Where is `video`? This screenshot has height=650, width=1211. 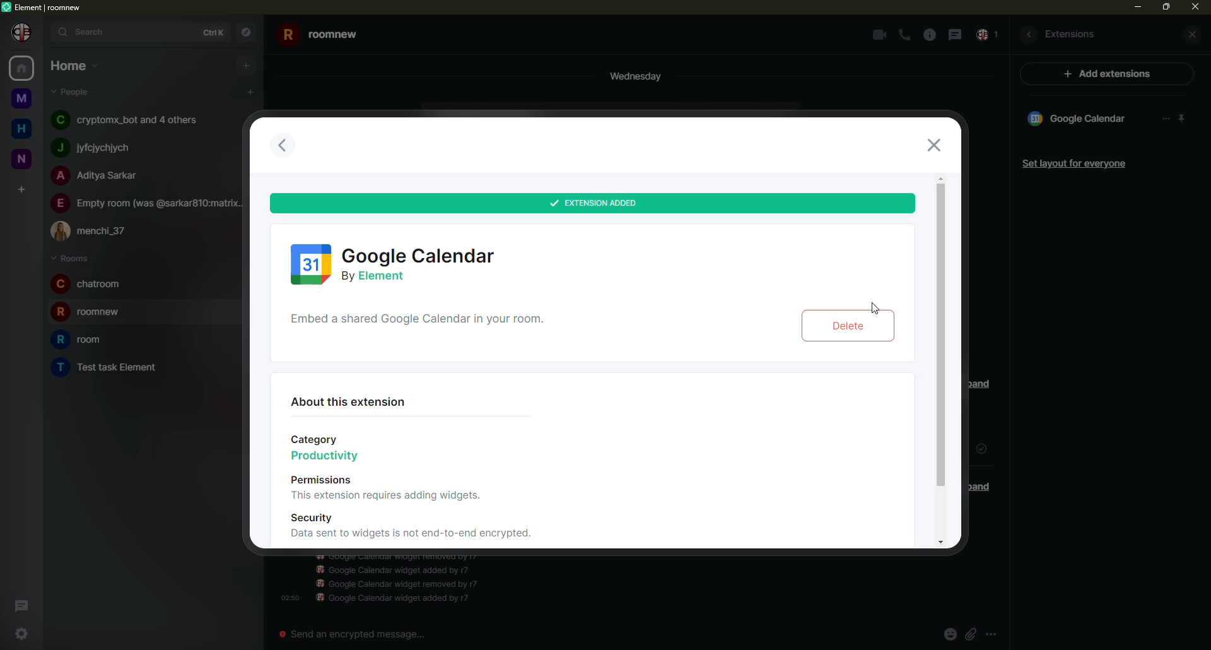 video is located at coordinates (879, 35).